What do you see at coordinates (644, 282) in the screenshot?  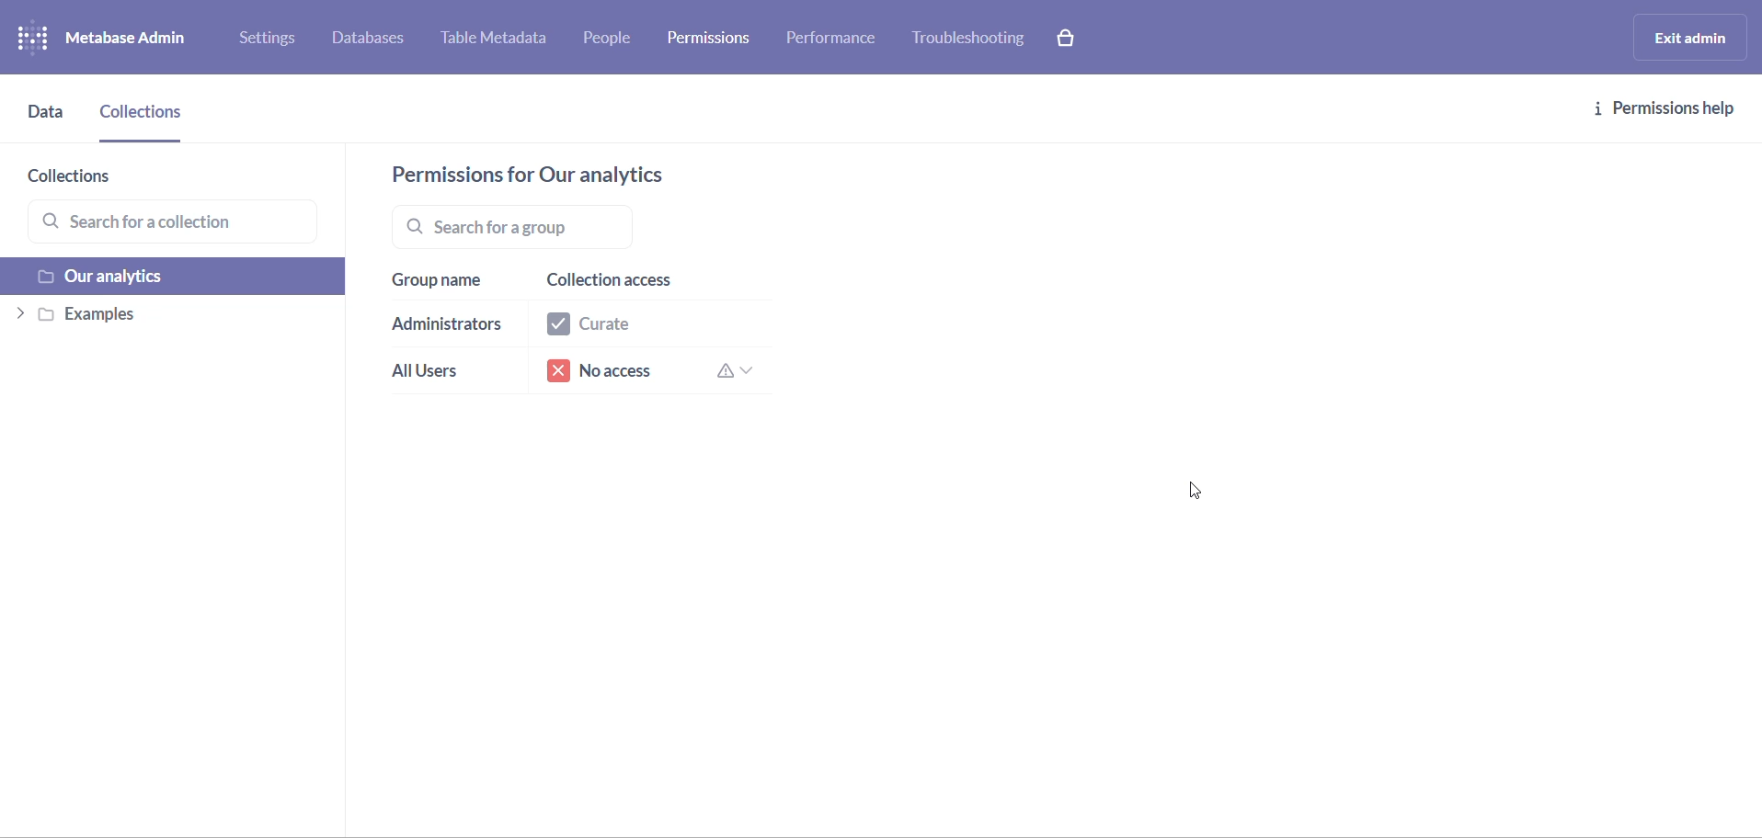 I see `collection access heading` at bounding box center [644, 282].